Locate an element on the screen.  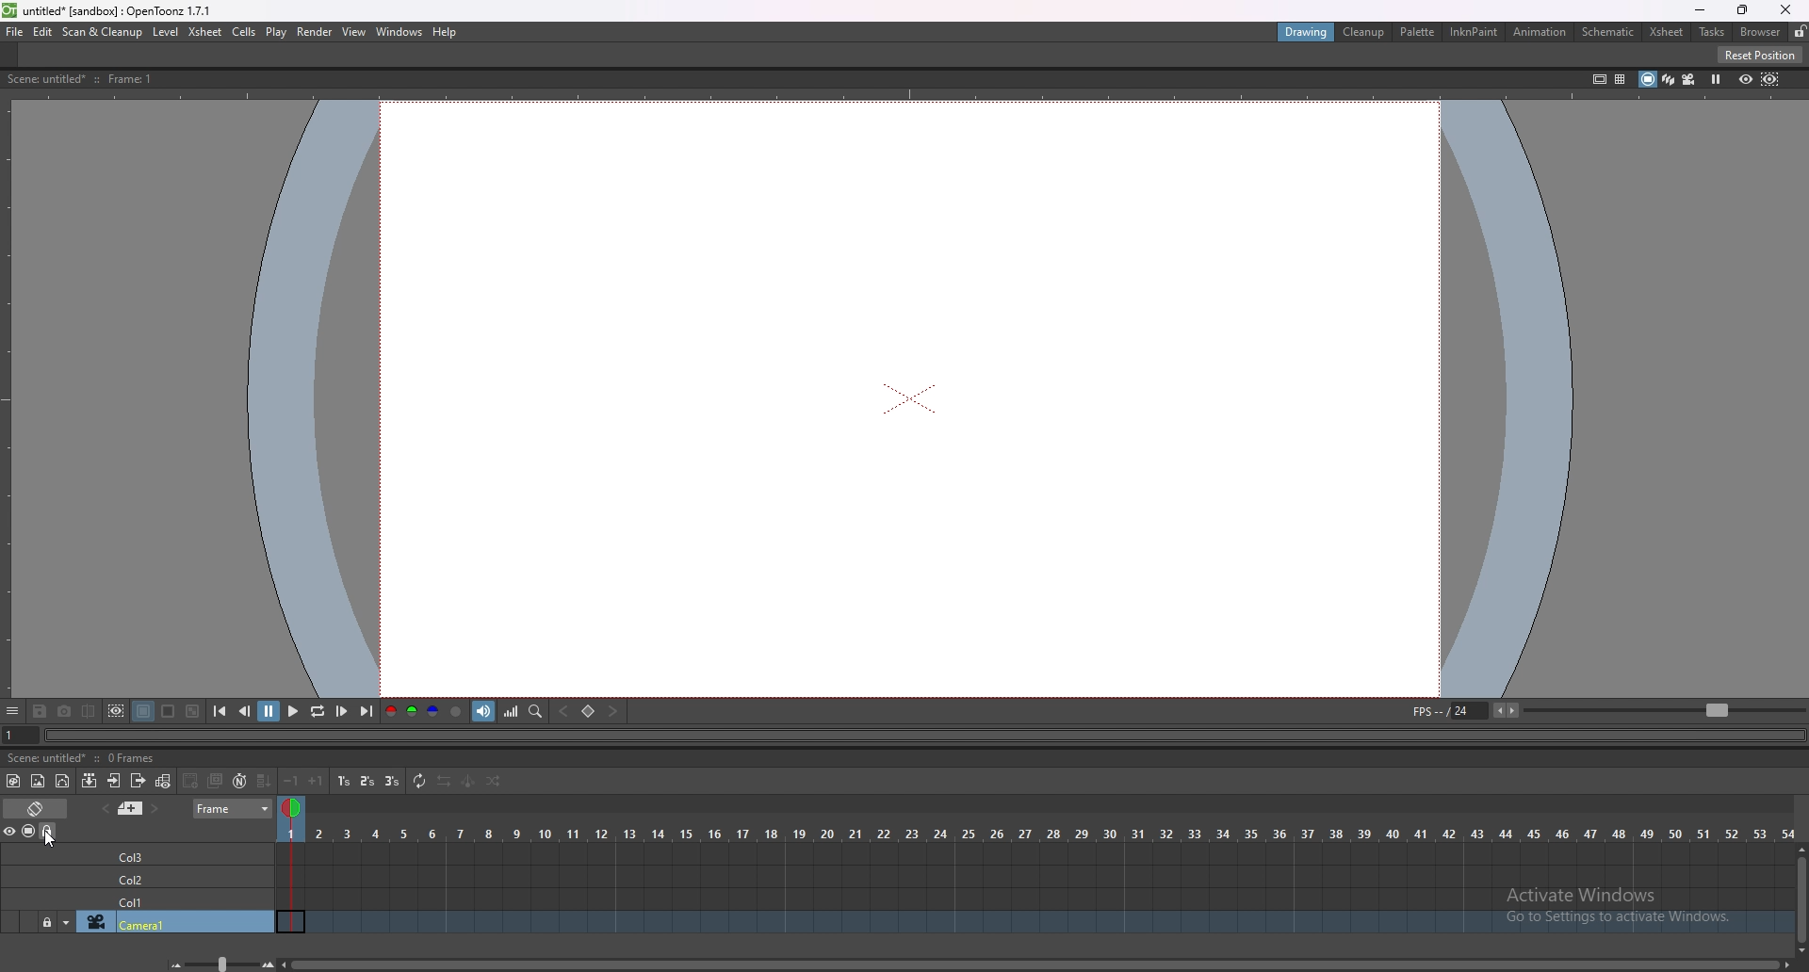
minimize is located at coordinates (1700, 9).